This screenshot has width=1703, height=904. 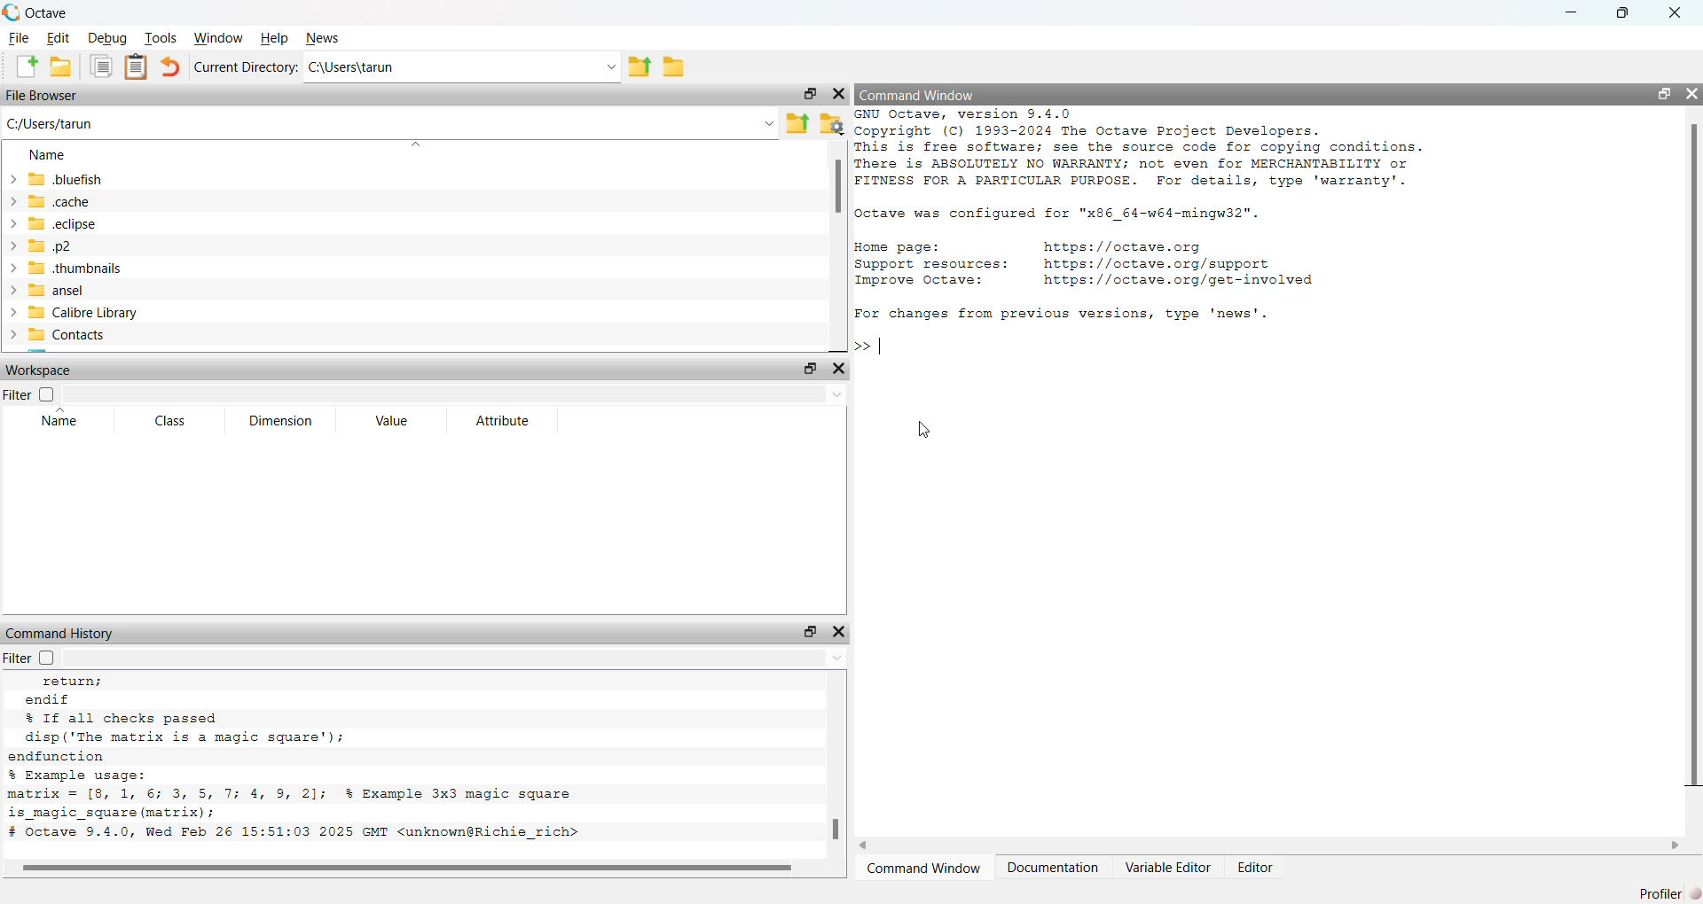 What do you see at coordinates (42, 370) in the screenshot?
I see `Workspace` at bounding box center [42, 370].